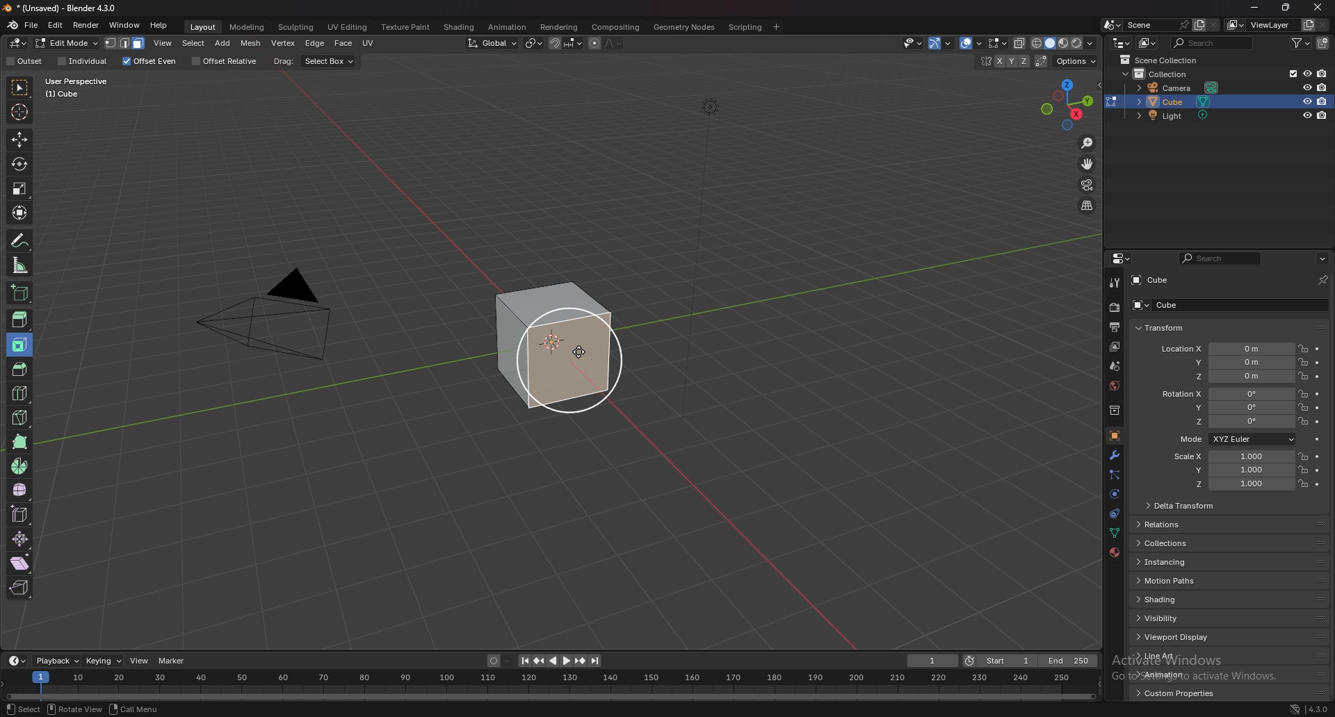 The image size is (1335, 717). What do you see at coordinates (227, 61) in the screenshot?
I see `offset relative` at bounding box center [227, 61].